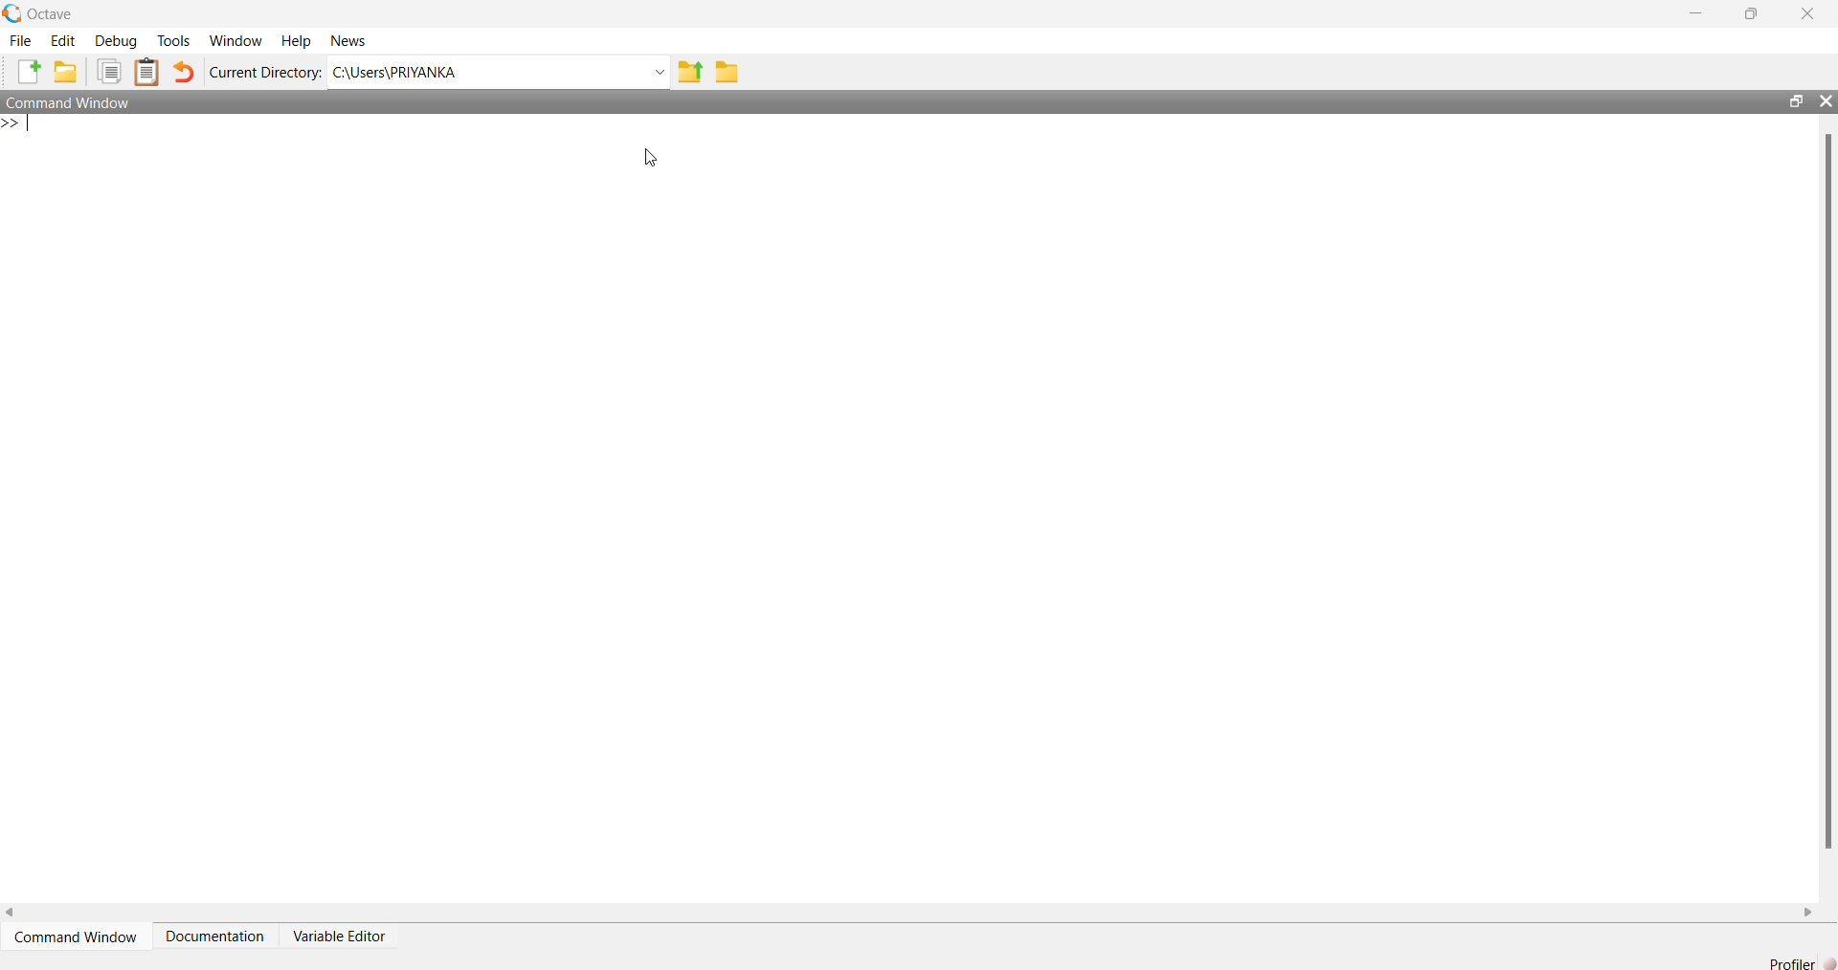 This screenshot has height=970, width=1838. I want to click on save, so click(731, 72).